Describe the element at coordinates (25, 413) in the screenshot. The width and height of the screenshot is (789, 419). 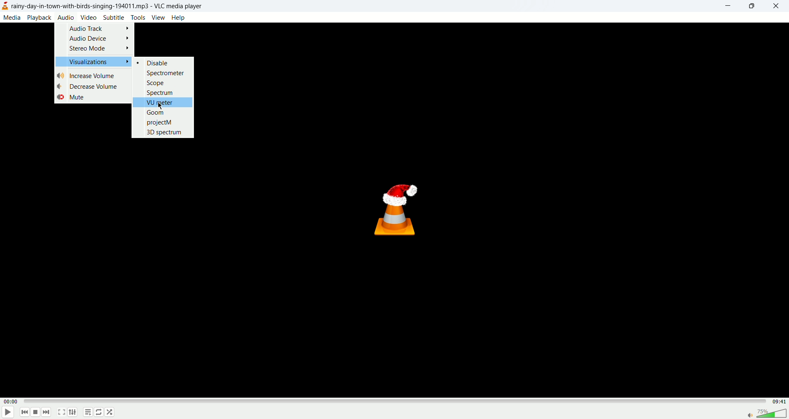
I see `previous` at that location.